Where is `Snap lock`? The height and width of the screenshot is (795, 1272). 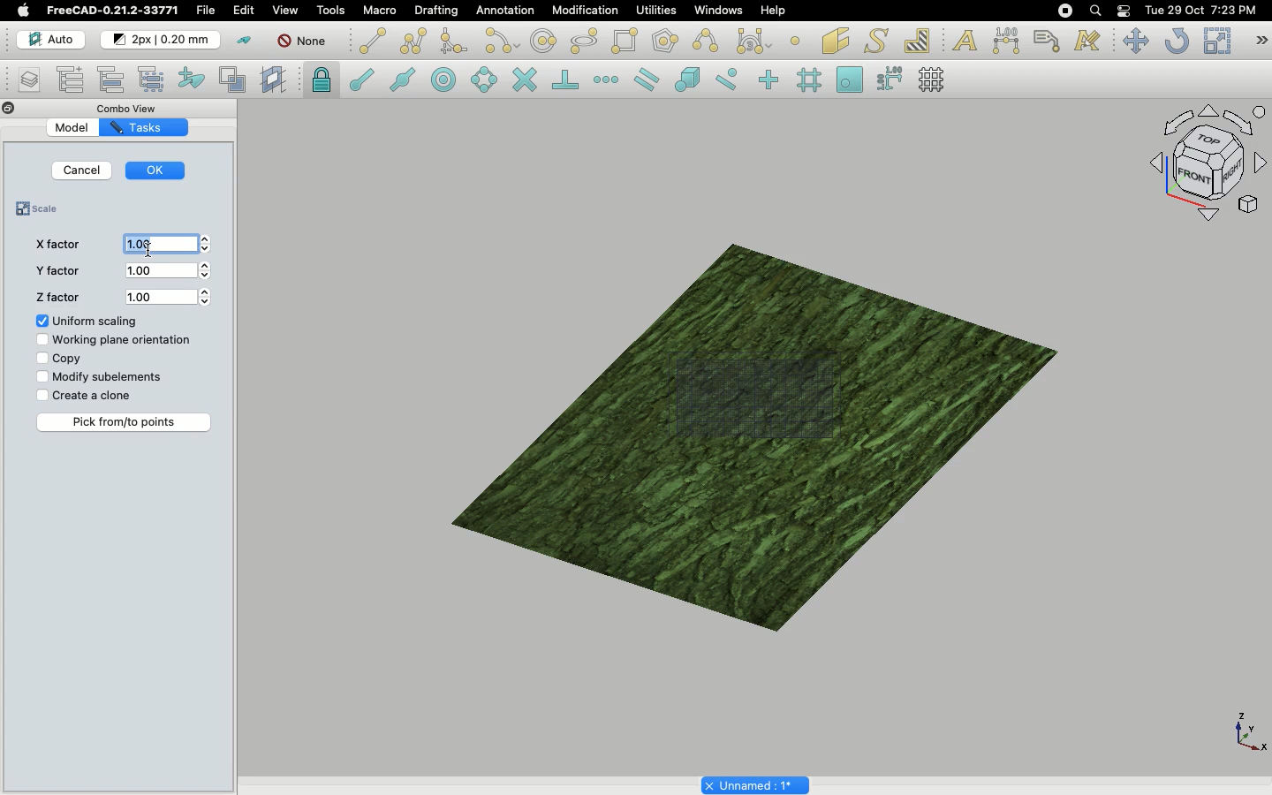 Snap lock is located at coordinates (322, 79).